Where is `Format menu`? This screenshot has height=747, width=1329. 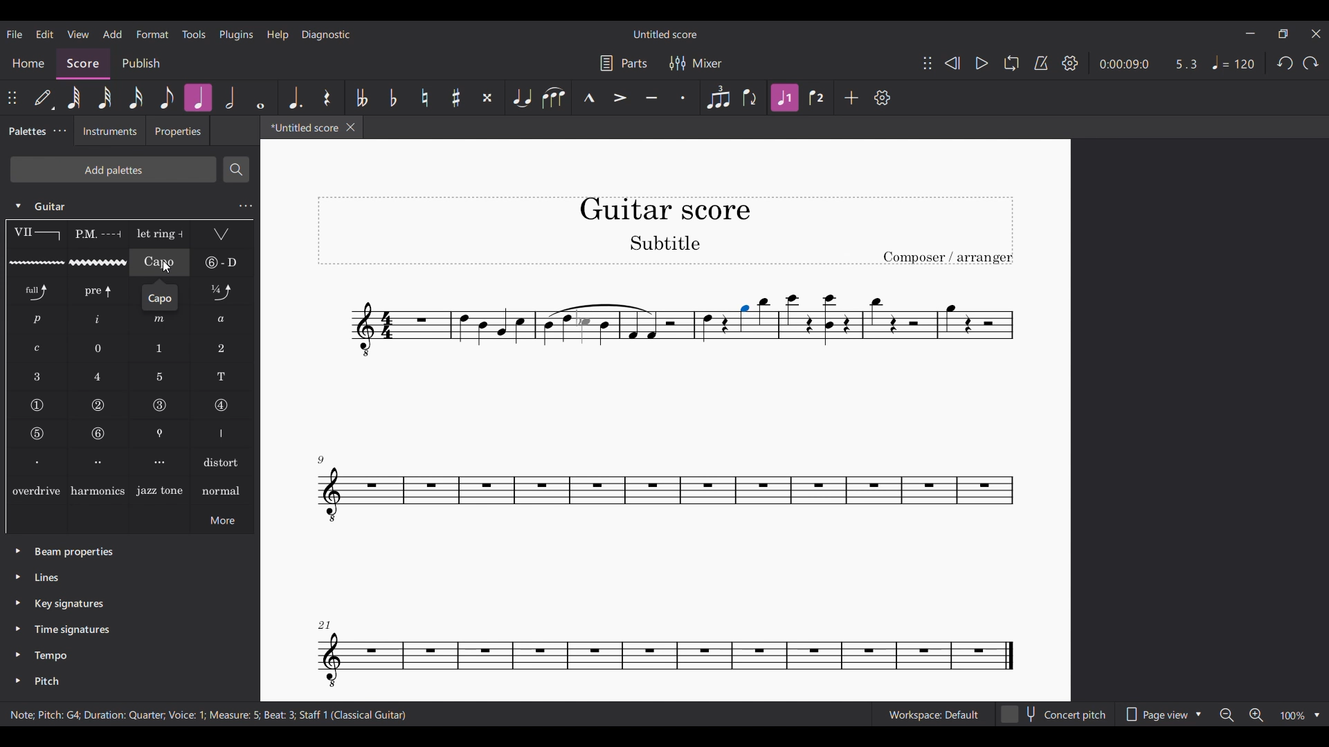
Format menu is located at coordinates (152, 34).